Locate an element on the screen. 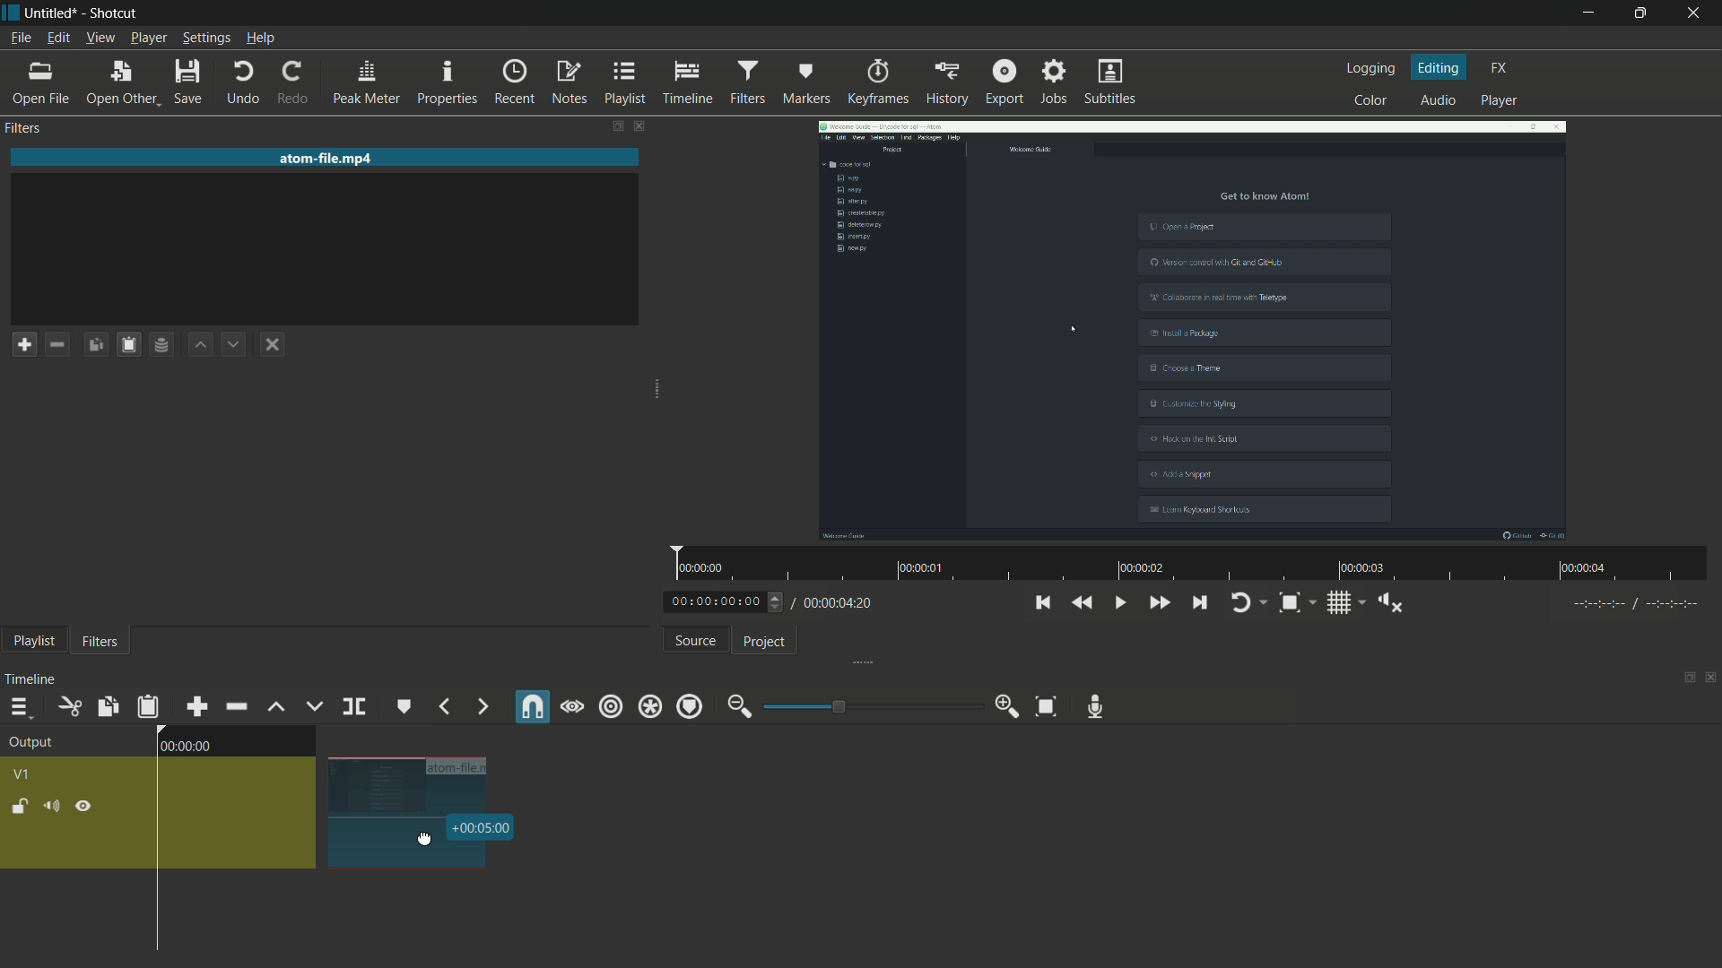 Image resolution: width=1722 pixels, height=968 pixels. add a filter is located at coordinates (24, 343).